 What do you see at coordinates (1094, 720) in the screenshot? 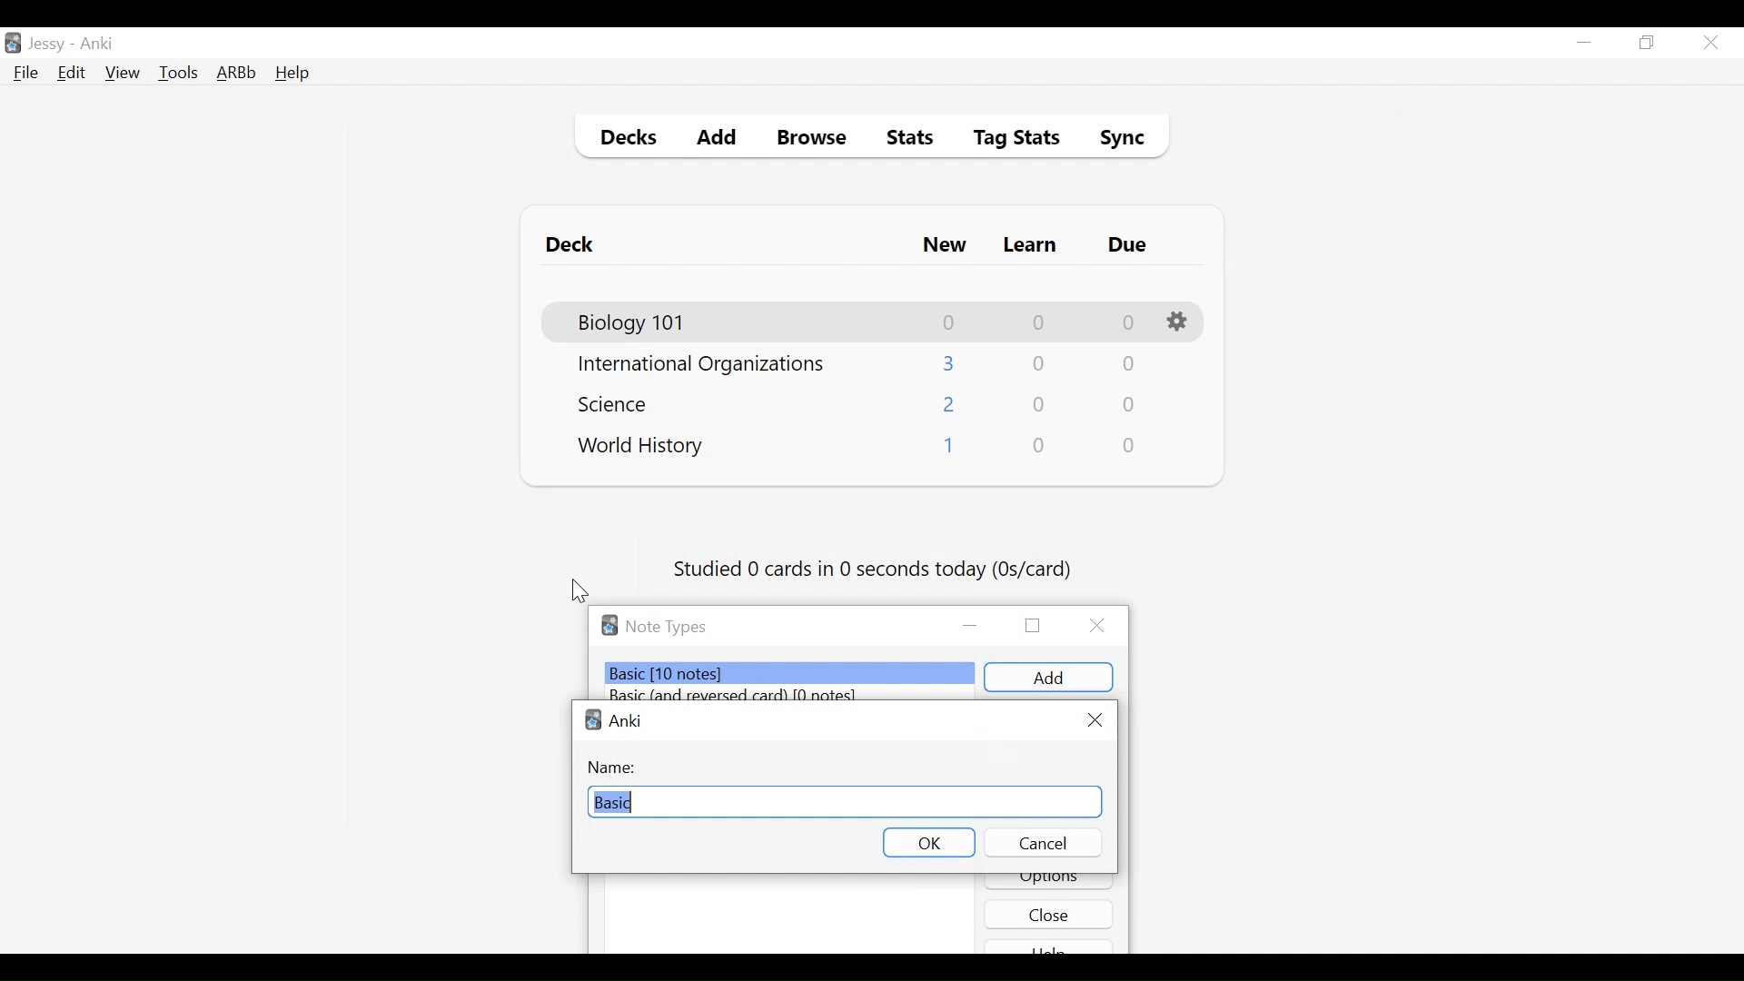
I see `Close` at bounding box center [1094, 720].